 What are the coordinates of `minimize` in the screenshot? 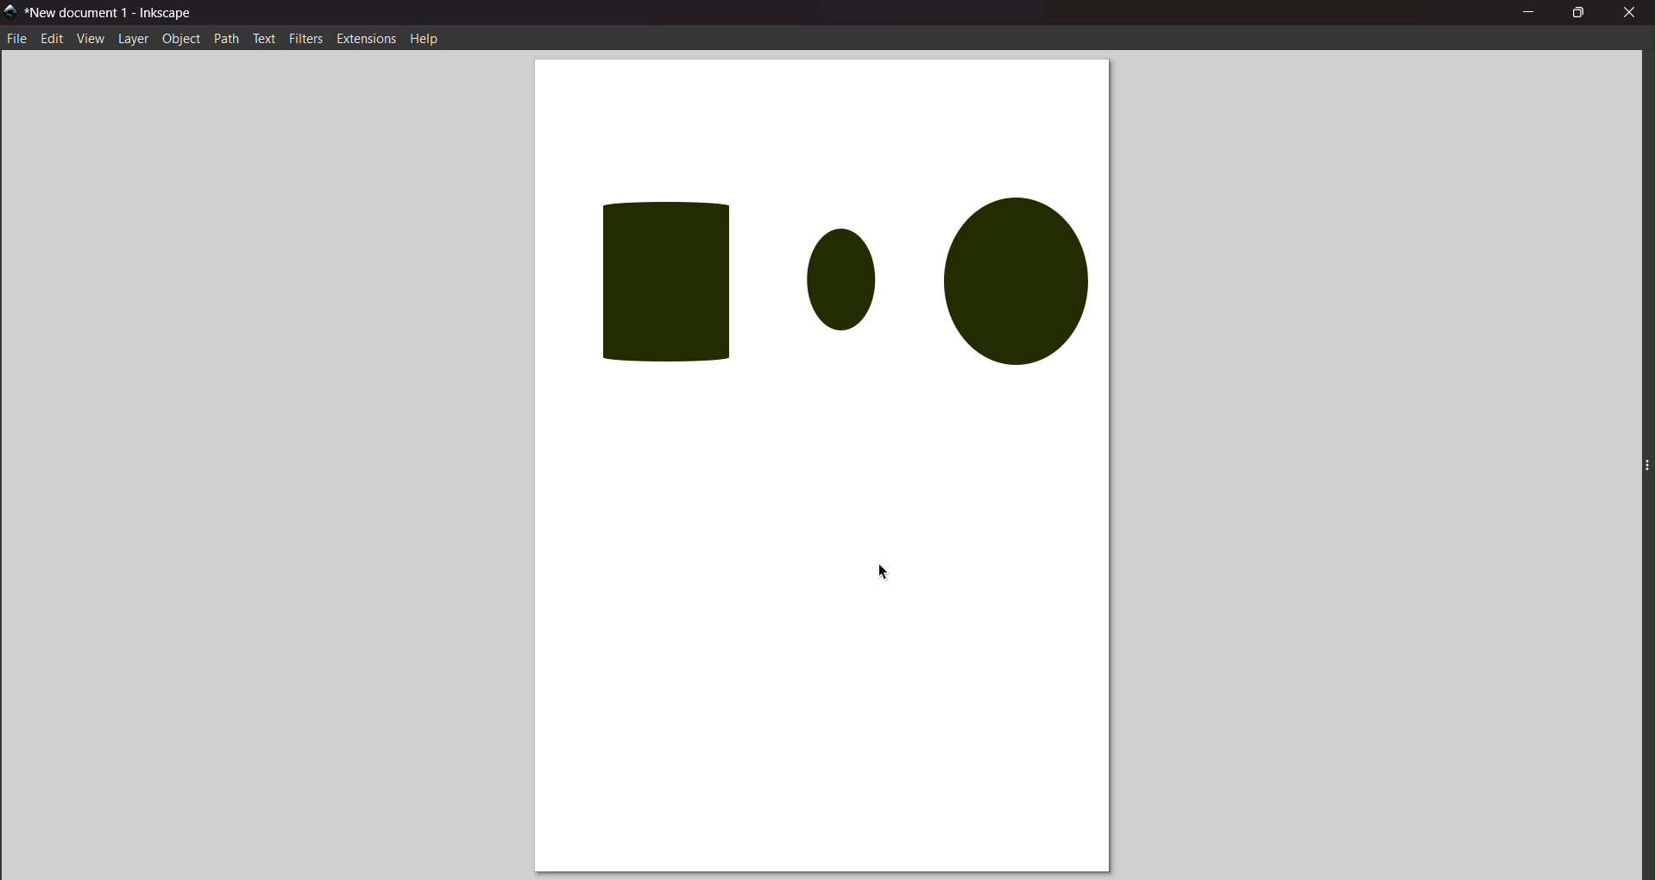 It's located at (1529, 14).